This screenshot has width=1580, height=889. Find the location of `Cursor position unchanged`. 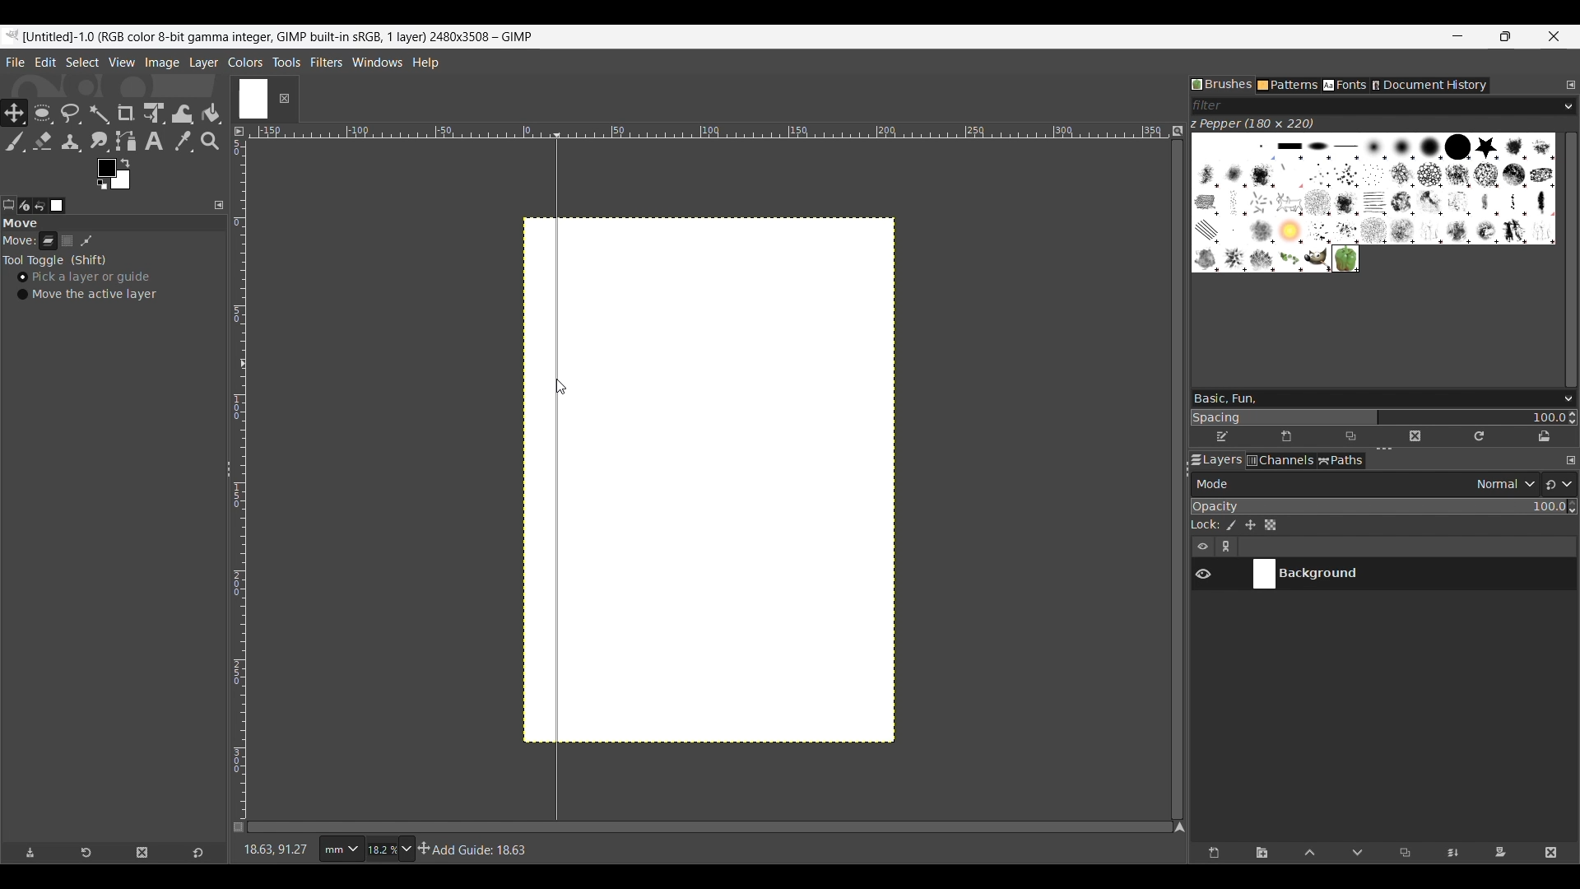

Cursor position unchanged is located at coordinates (561, 386).